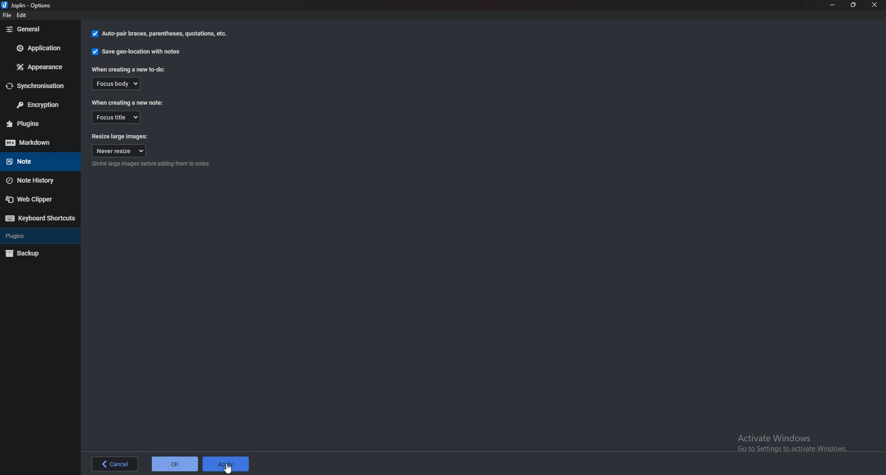 This screenshot has width=886, height=475. What do you see at coordinates (9, 17) in the screenshot?
I see `file` at bounding box center [9, 17].